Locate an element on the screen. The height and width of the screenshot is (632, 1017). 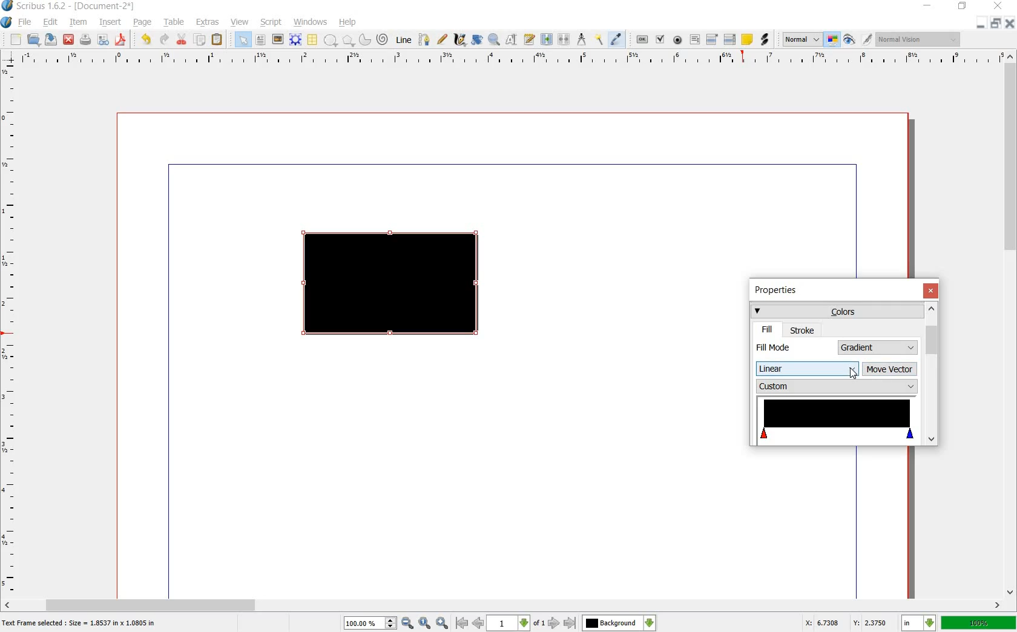
bezier curve is located at coordinates (425, 41).